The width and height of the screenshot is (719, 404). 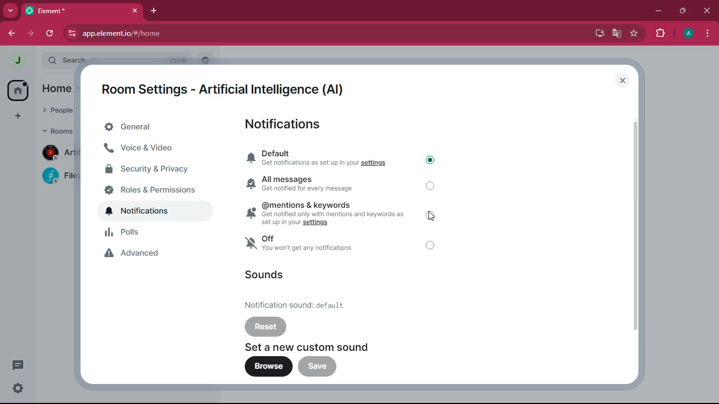 What do you see at coordinates (327, 213) in the screenshot?
I see `mentions and keywords` at bounding box center [327, 213].